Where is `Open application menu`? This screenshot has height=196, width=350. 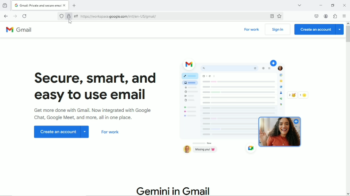
Open application menu is located at coordinates (344, 16).